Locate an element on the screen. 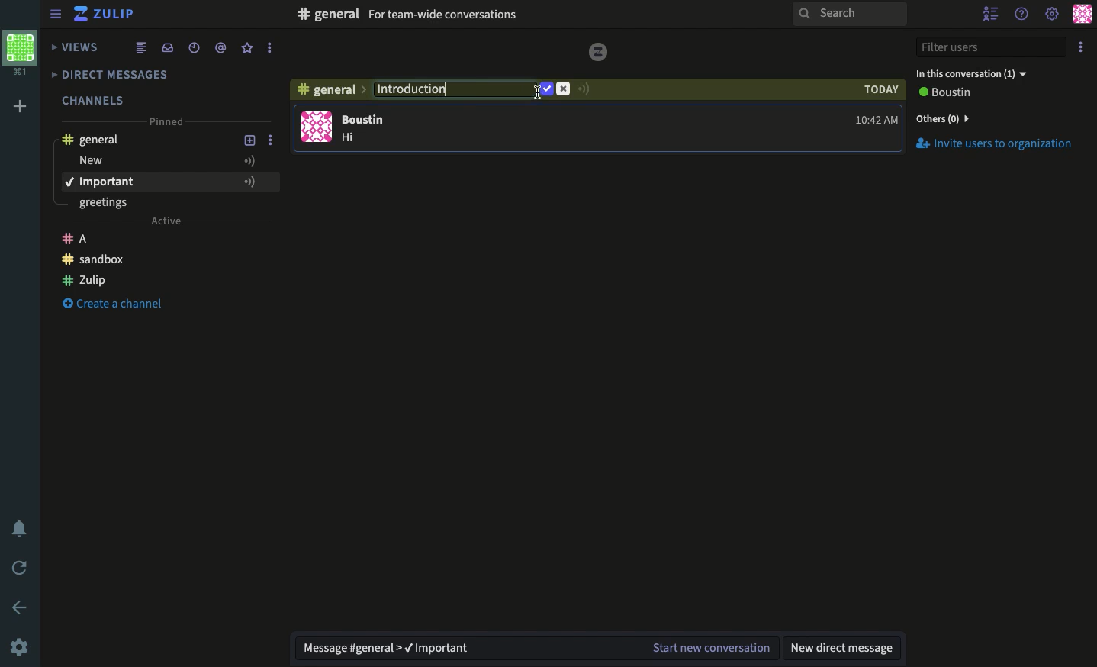 Image resolution: width=1097 pixels, height=667 pixels. Option  is located at coordinates (1079, 47).